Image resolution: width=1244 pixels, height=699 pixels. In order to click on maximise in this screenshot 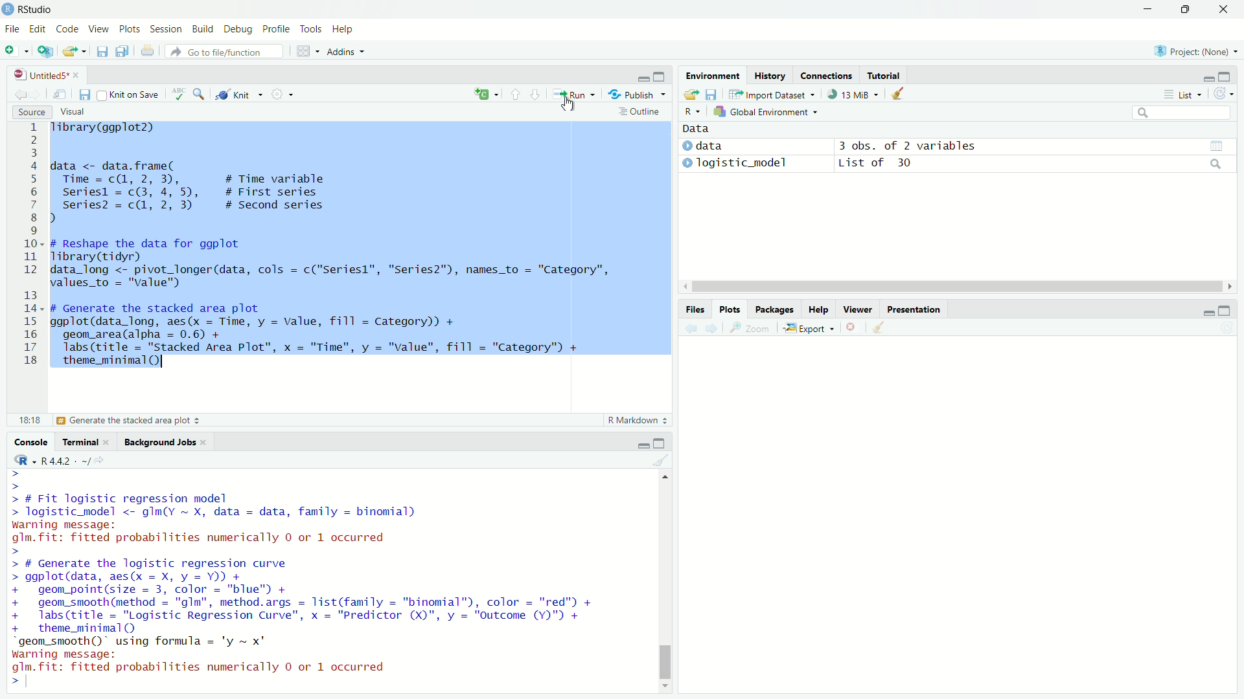, I will do `click(1225, 308)`.